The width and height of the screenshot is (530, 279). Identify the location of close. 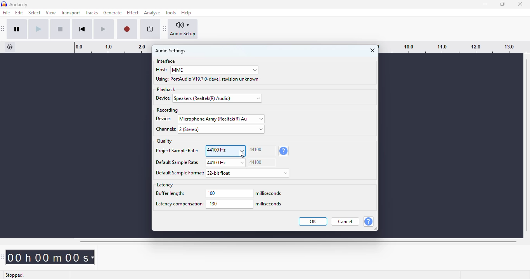
(521, 4).